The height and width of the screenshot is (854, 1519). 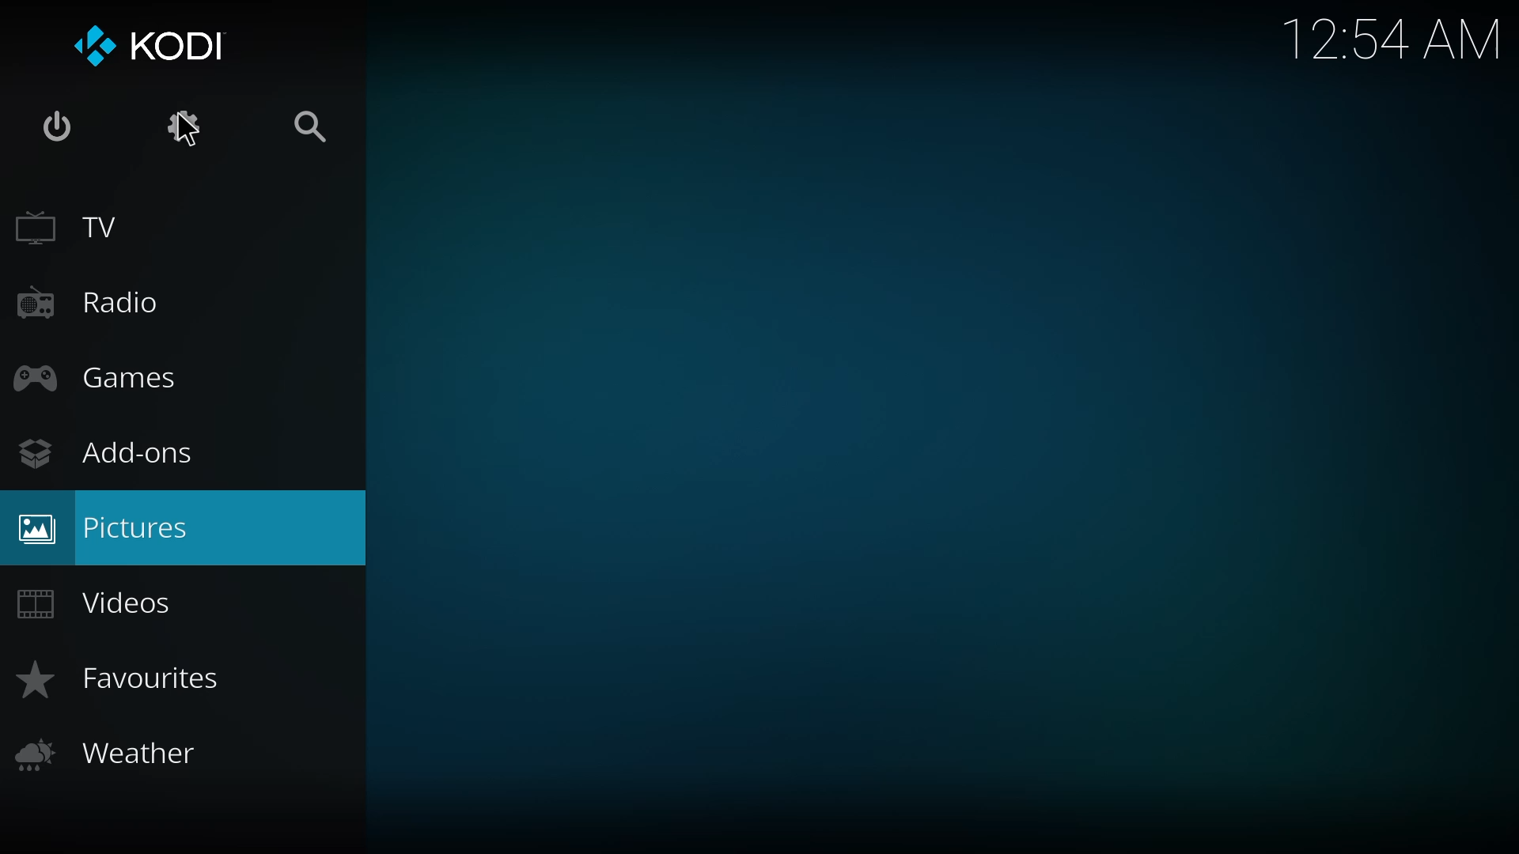 I want to click on time, so click(x=1396, y=36).